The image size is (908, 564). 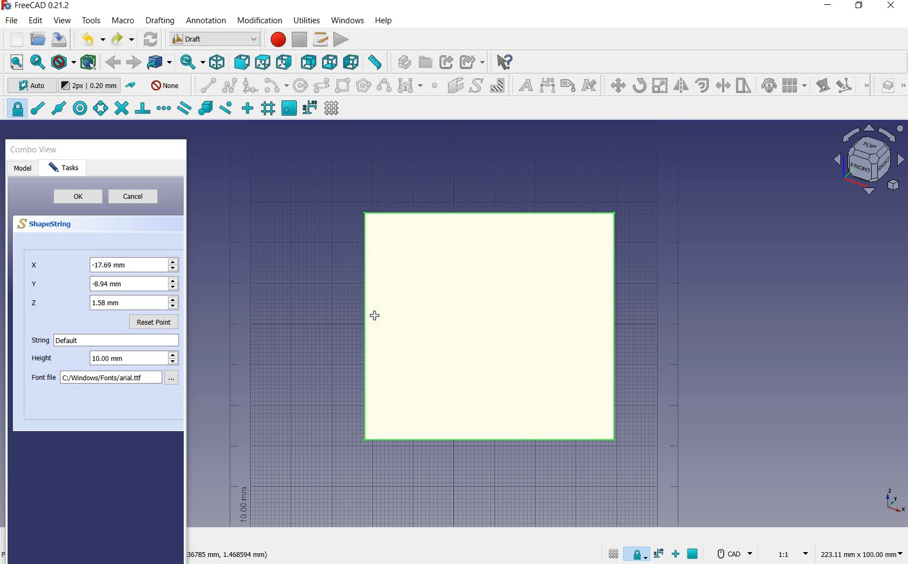 What do you see at coordinates (321, 86) in the screenshot?
I see `ellipse` at bounding box center [321, 86].